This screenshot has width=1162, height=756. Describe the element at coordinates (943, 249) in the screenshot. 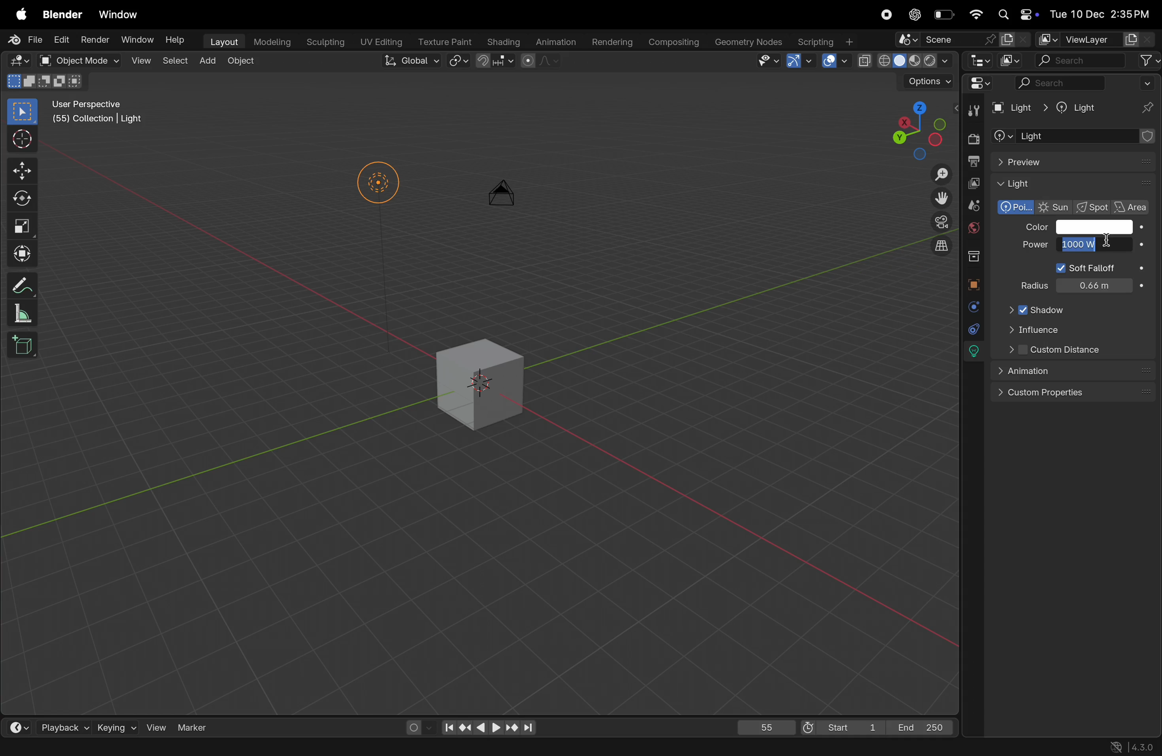

I see `orthographic view` at that location.